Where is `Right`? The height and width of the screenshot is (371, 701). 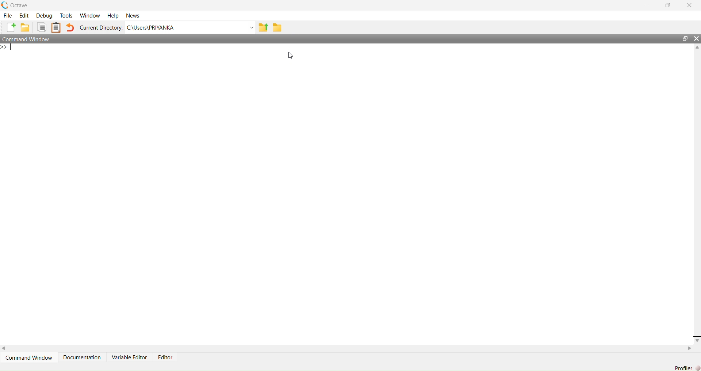
Right is located at coordinates (690, 349).